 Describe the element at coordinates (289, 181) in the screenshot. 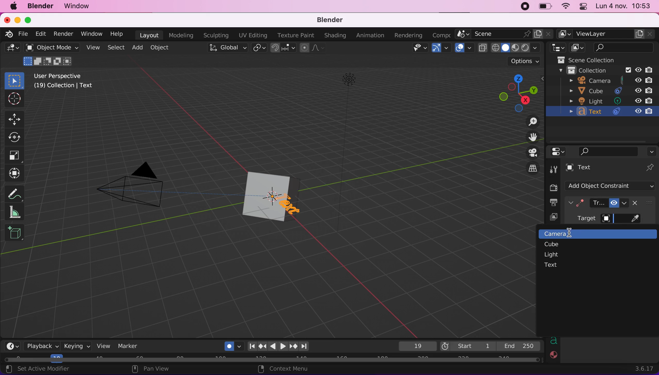

I see `cube` at that location.